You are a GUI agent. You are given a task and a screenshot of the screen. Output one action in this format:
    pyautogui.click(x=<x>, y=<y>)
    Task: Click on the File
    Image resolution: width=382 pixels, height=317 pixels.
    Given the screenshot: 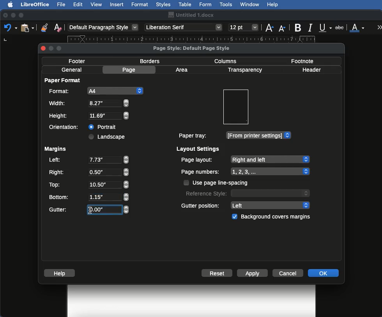 What is the action you would take?
    pyautogui.click(x=62, y=4)
    